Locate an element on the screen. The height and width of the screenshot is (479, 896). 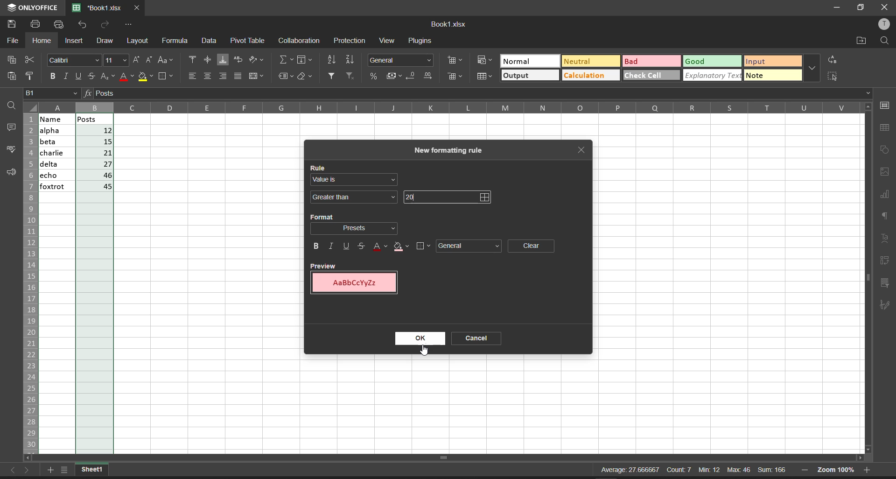
strikethrough is located at coordinates (362, 247).